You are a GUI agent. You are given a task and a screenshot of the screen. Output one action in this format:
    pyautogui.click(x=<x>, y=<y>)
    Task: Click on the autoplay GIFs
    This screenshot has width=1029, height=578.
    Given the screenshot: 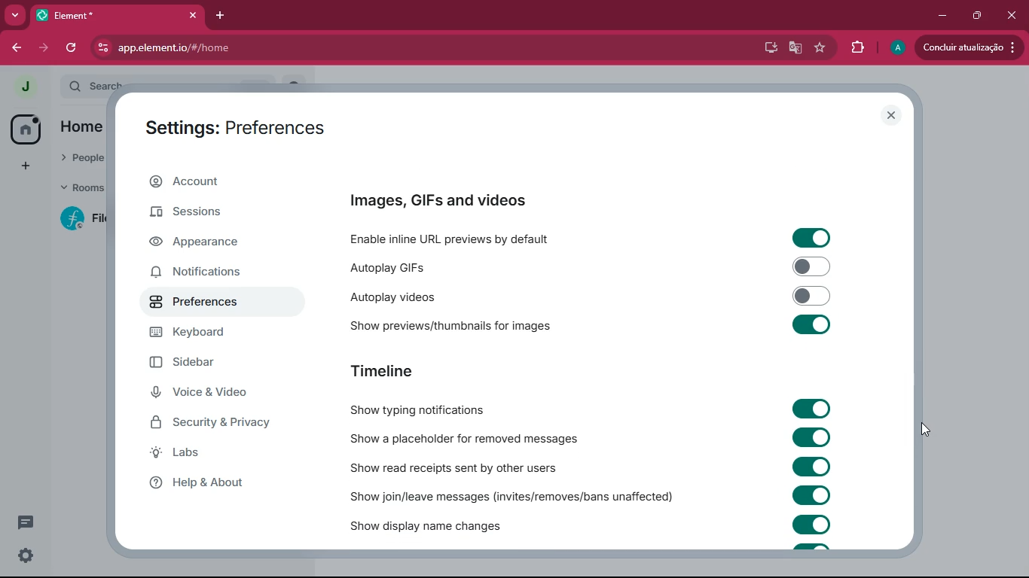 What is the action you would take?
    pyautogui.click(x=482, y=266)
    